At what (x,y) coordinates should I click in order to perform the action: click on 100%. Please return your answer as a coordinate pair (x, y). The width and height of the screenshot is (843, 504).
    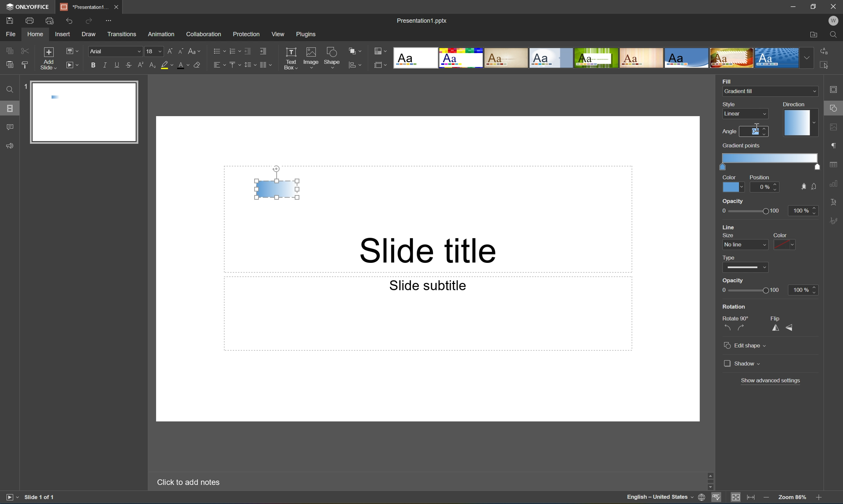
    Looking at the image, I should click on (803, 289).